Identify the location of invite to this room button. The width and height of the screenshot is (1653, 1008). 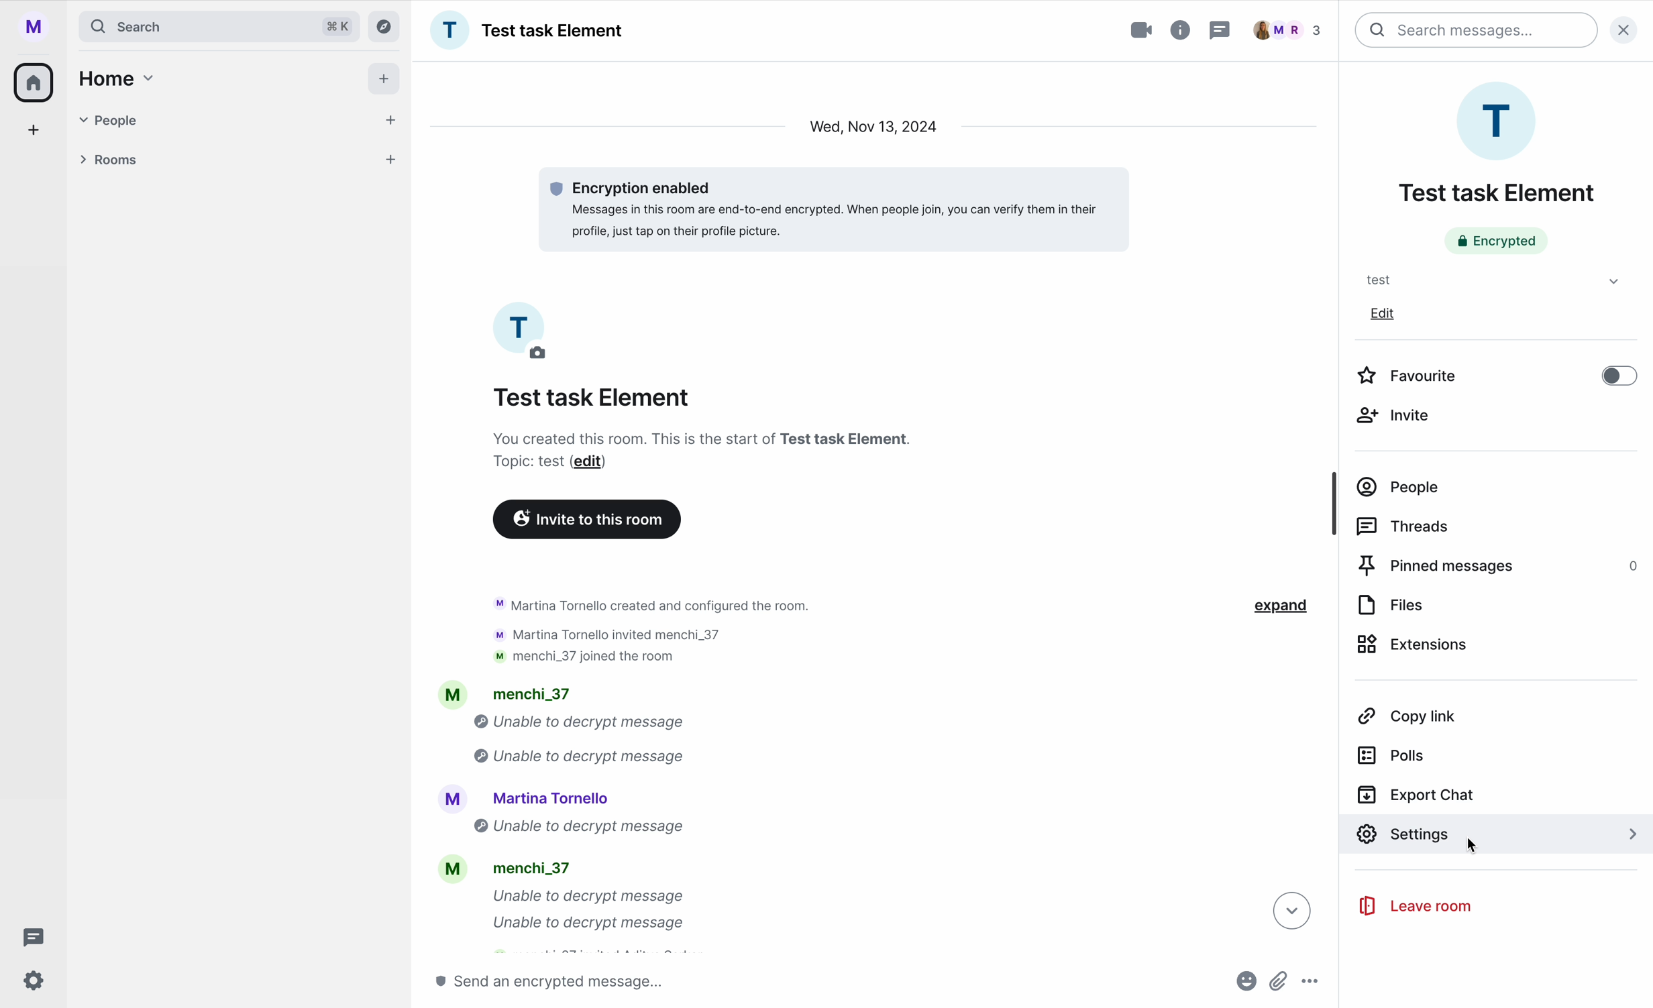
(588, 518).